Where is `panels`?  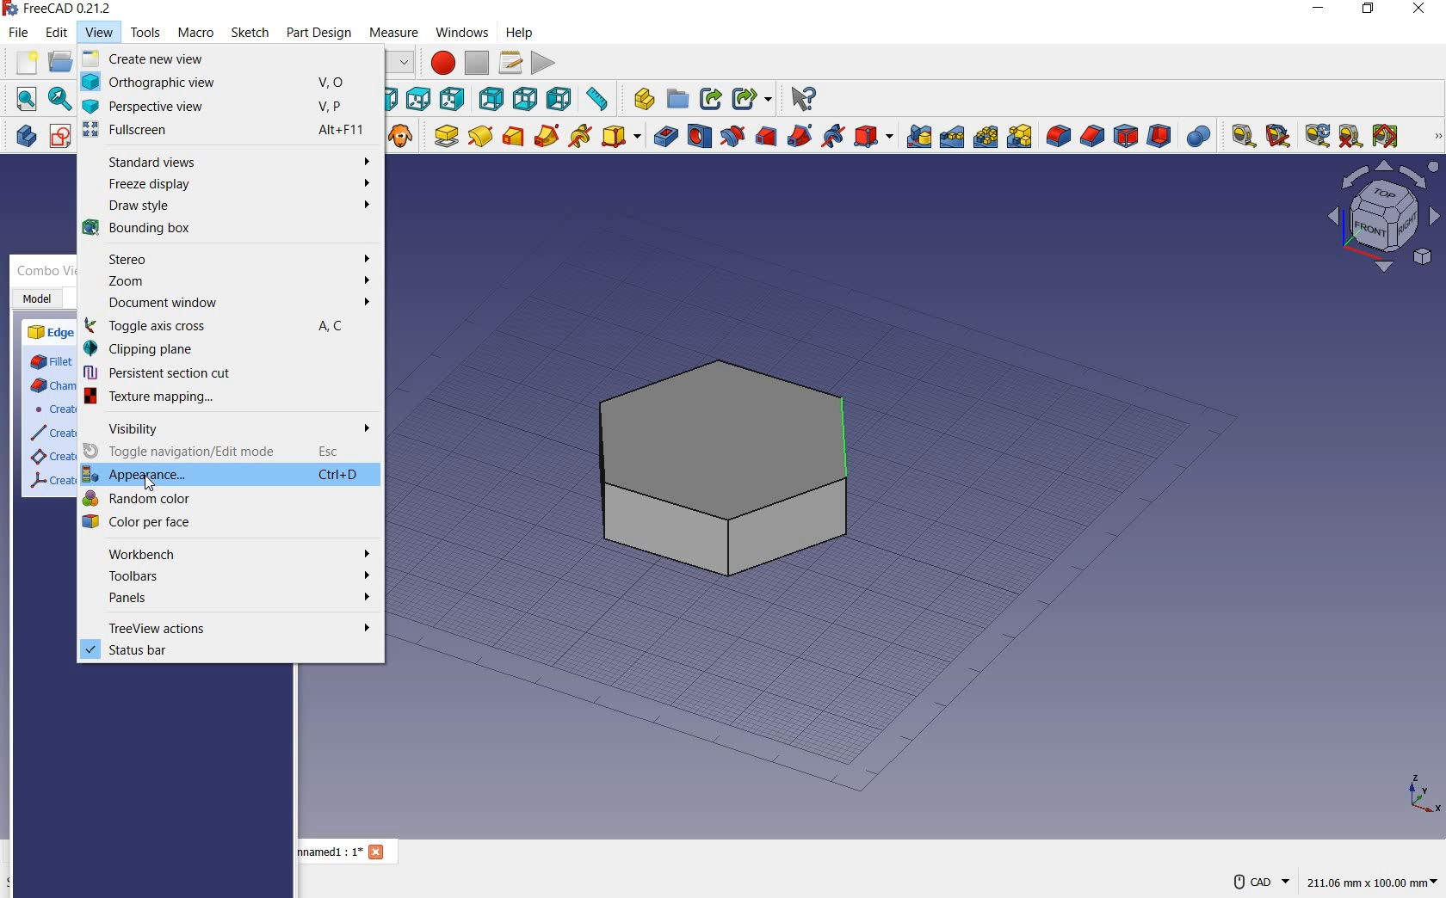 panels is located at coordinates (222, 600).